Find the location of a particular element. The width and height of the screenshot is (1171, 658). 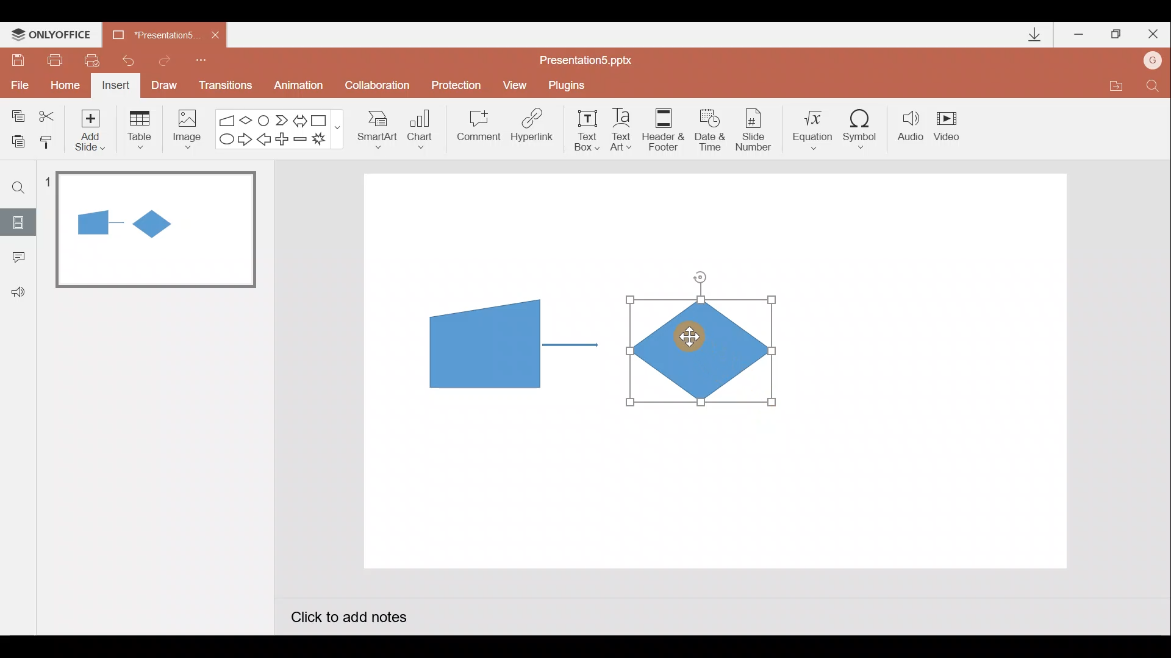

Feedback & support is located at coordinates (19, 291).